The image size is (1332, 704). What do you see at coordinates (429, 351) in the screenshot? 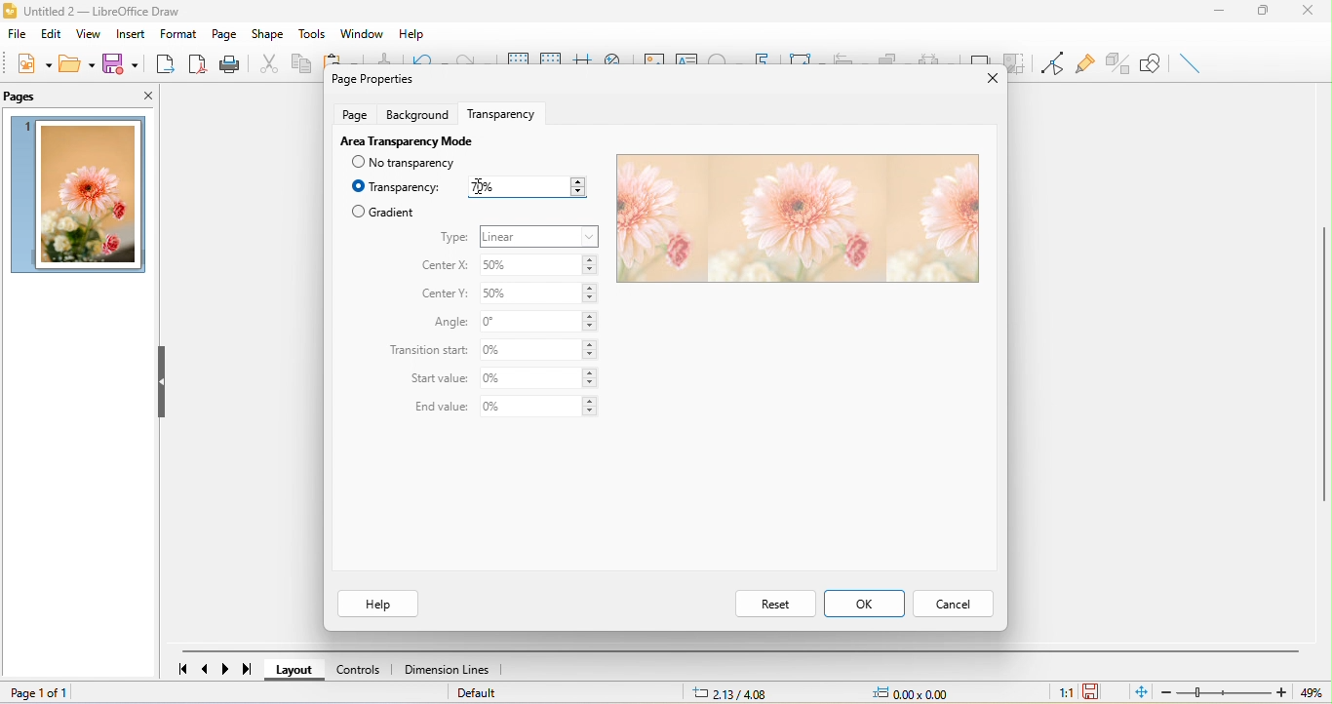
I see `transition start` at bounding box center [429, 351].